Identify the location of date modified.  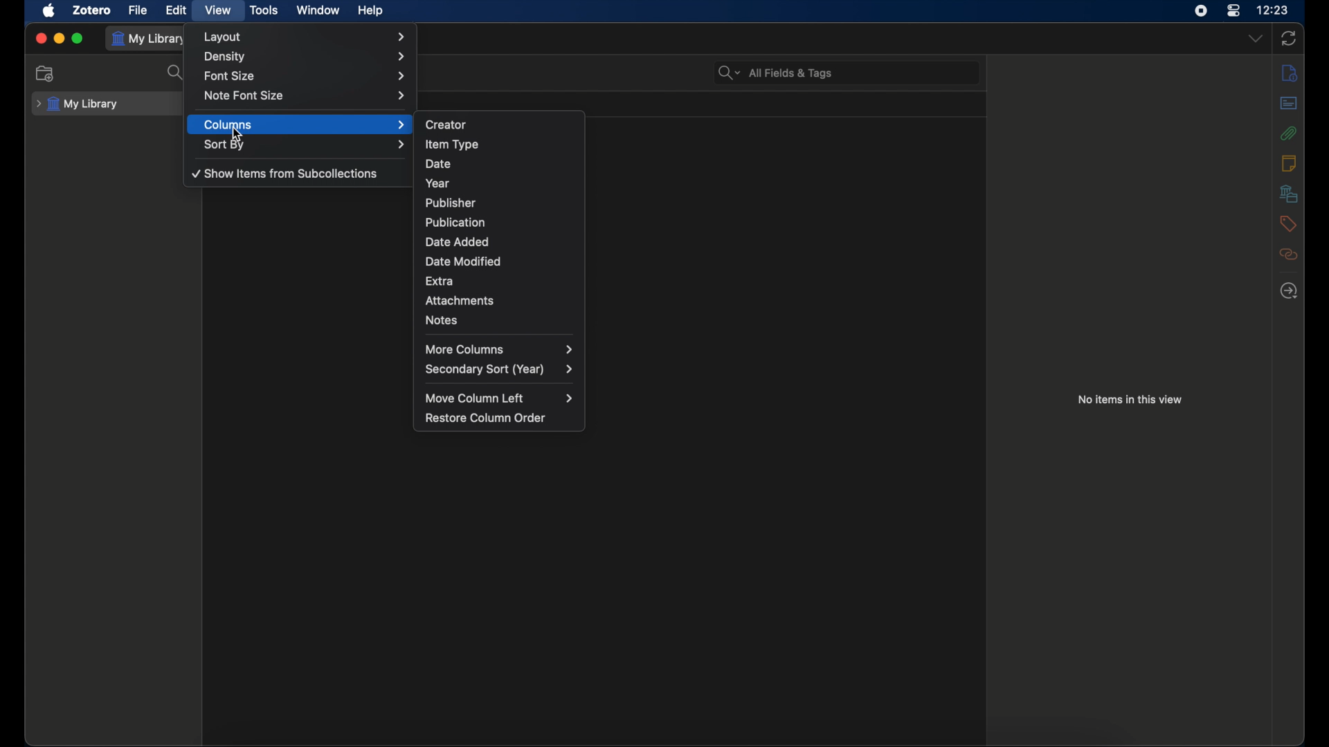
(462, 261).